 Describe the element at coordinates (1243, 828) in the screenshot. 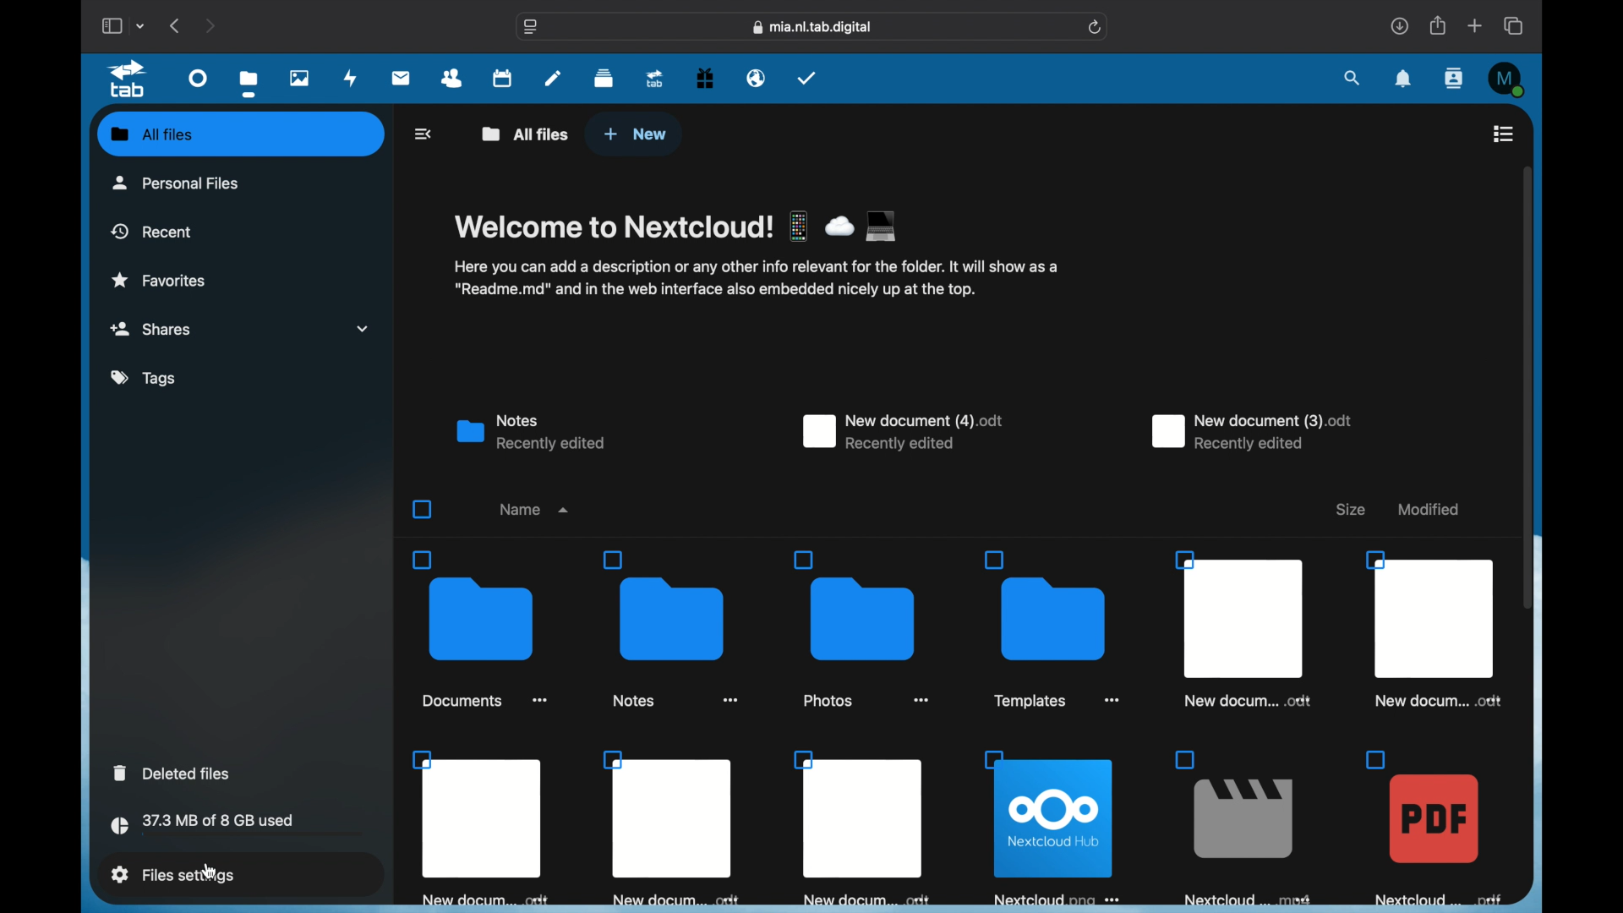

I see `file` at that location.